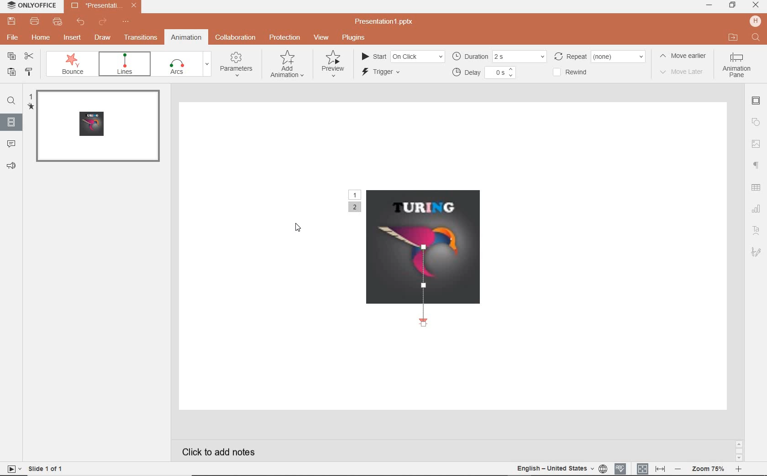 The image size is (767, 476). What do you see at coordinates (739, 451) in the screenshot?
I see `scroll bar` at bounding box center [739, 451].